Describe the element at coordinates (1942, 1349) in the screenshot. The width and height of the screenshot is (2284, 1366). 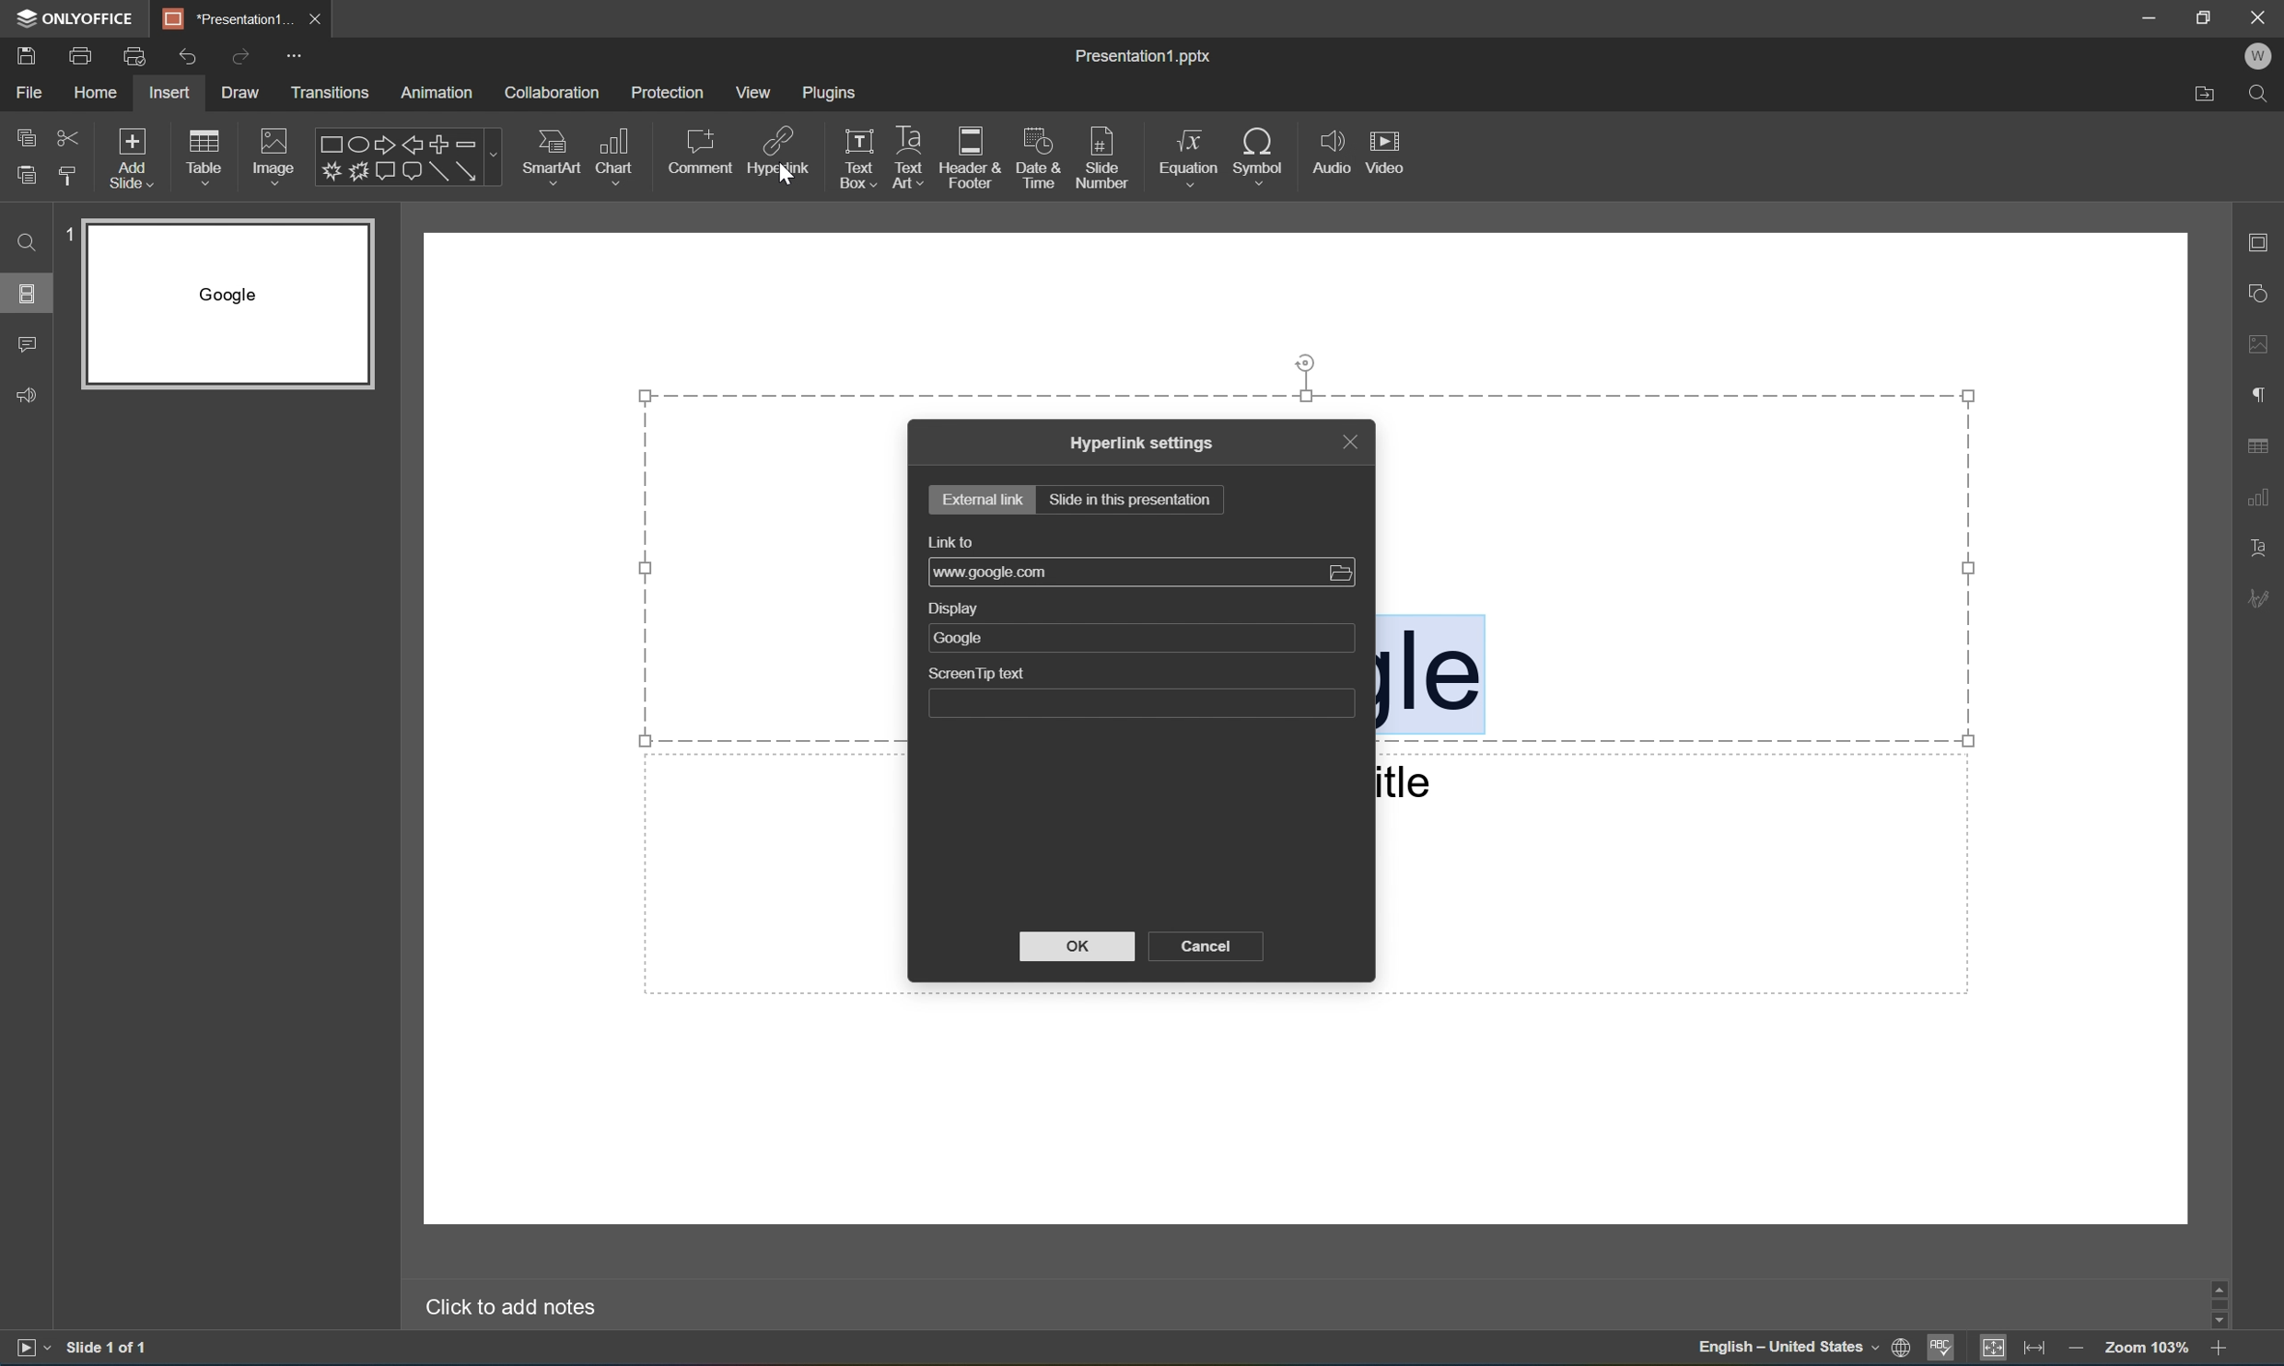
I see `Spell checking` at that location.